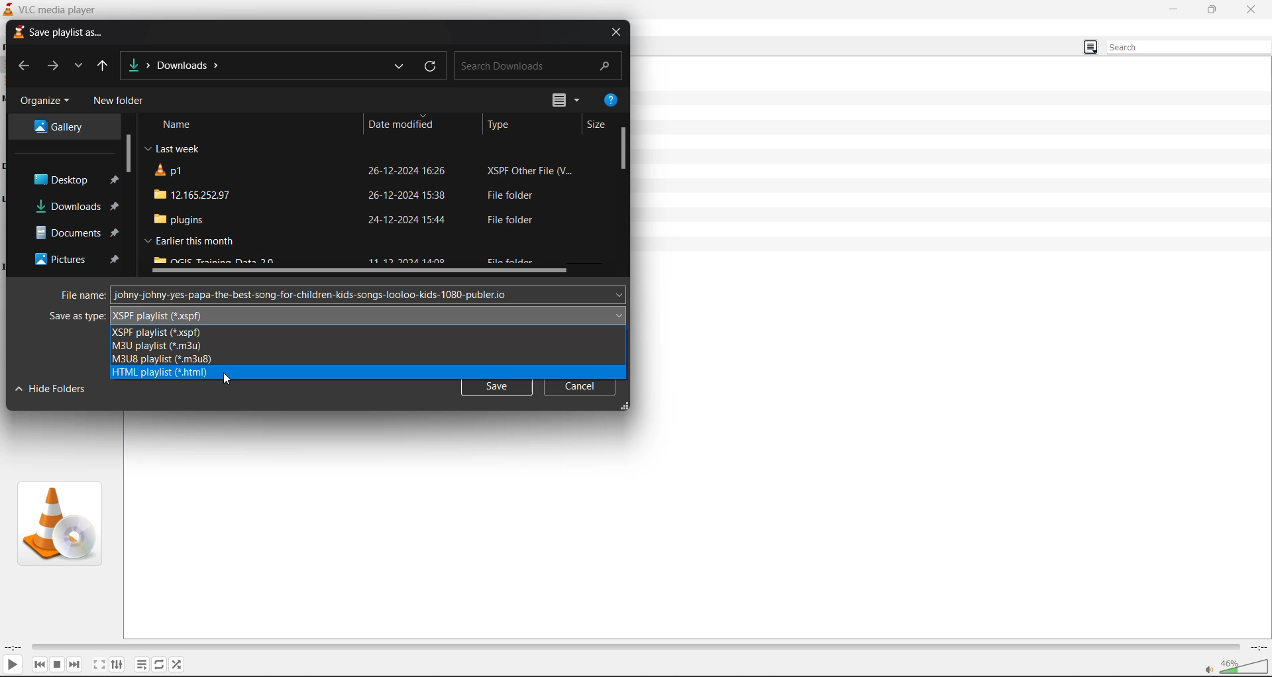 The height and width of the screenshot is (677, 1272). I want to click on m3u8 playlist, so click(162, 360).